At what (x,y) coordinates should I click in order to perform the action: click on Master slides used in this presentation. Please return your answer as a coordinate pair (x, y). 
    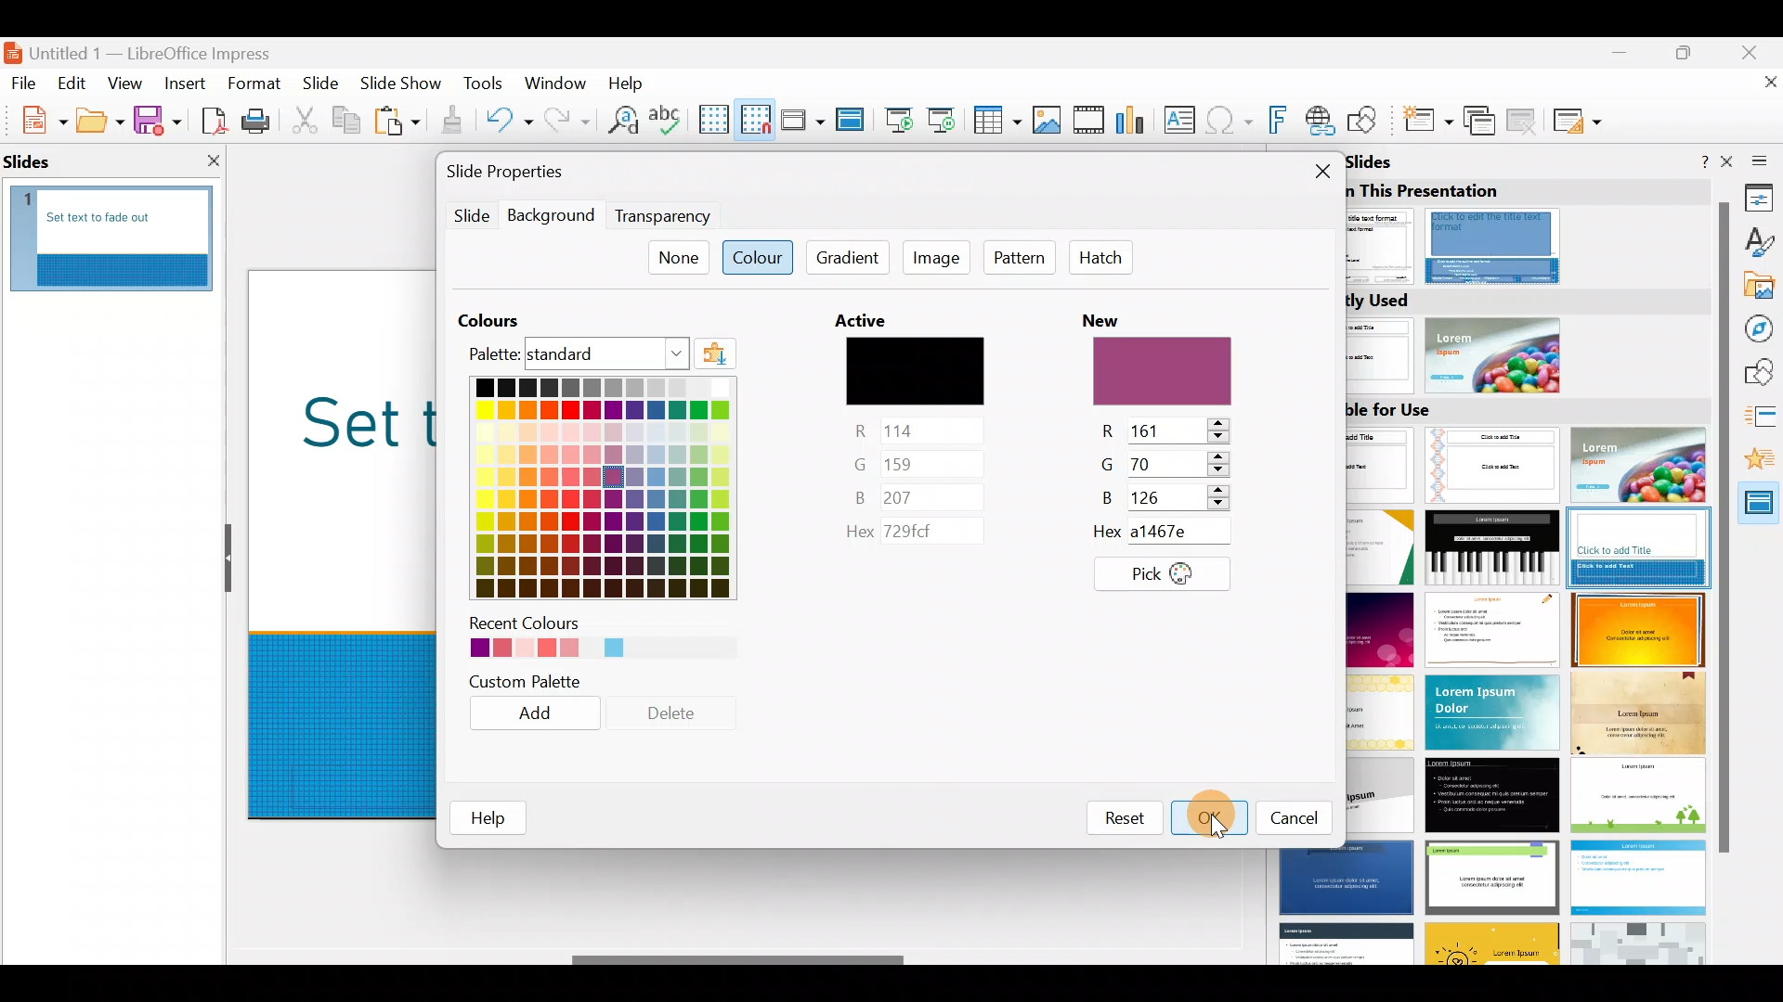
    Looking at the image, I should click on (1525, 218).